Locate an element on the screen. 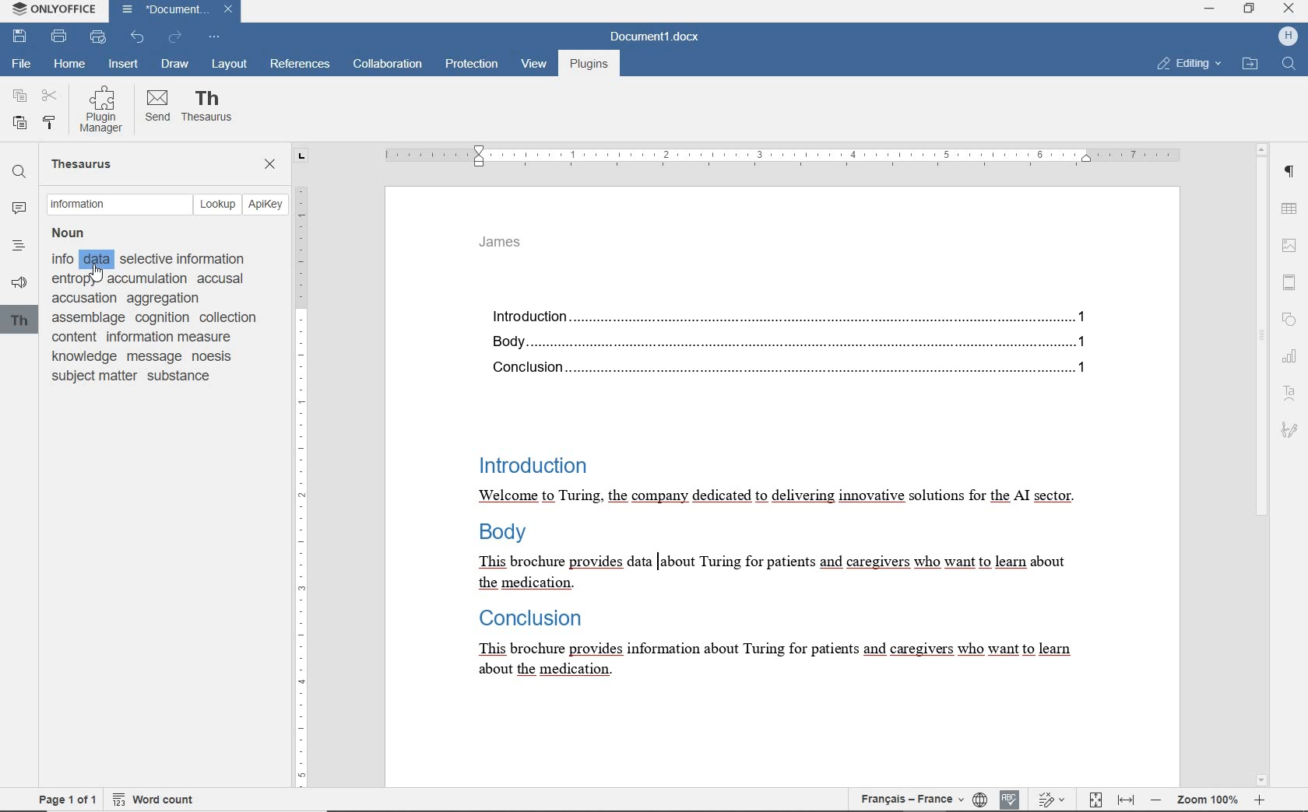 The image size is (1308, 812). REDO is located at coordinates (176, 38).